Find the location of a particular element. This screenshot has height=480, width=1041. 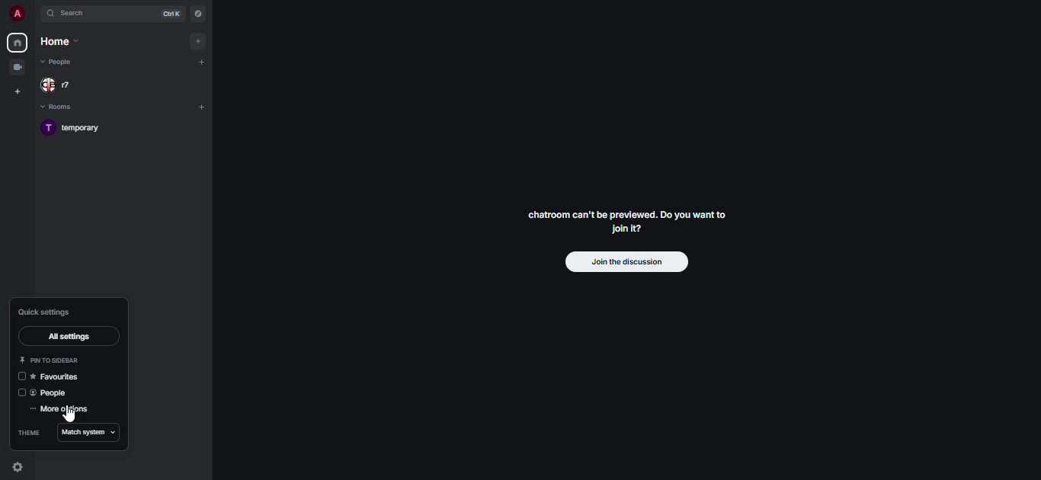

temporary is located at coordinates (74, 127).